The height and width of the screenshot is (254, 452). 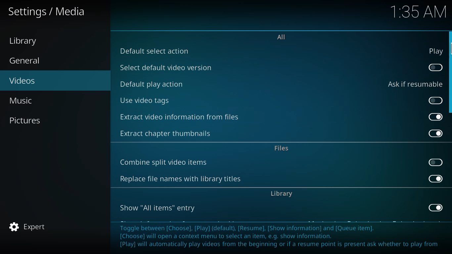 I want to click on info, so click(x=282, y=236).